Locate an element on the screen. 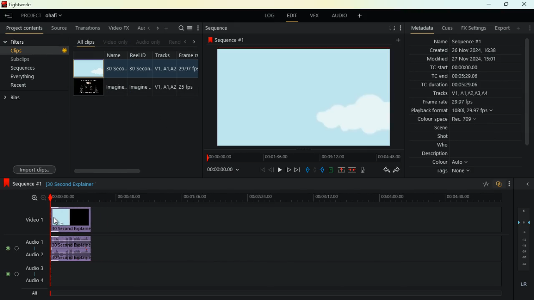  import clips is located at coordinates (35, 169).